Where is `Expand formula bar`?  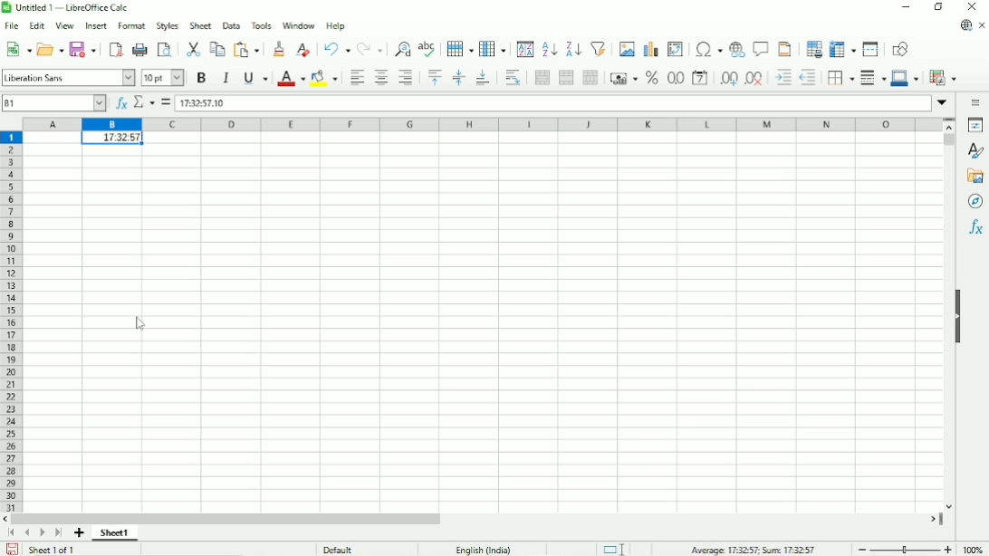
Expand formula bar is located at coordinates (942, 103).